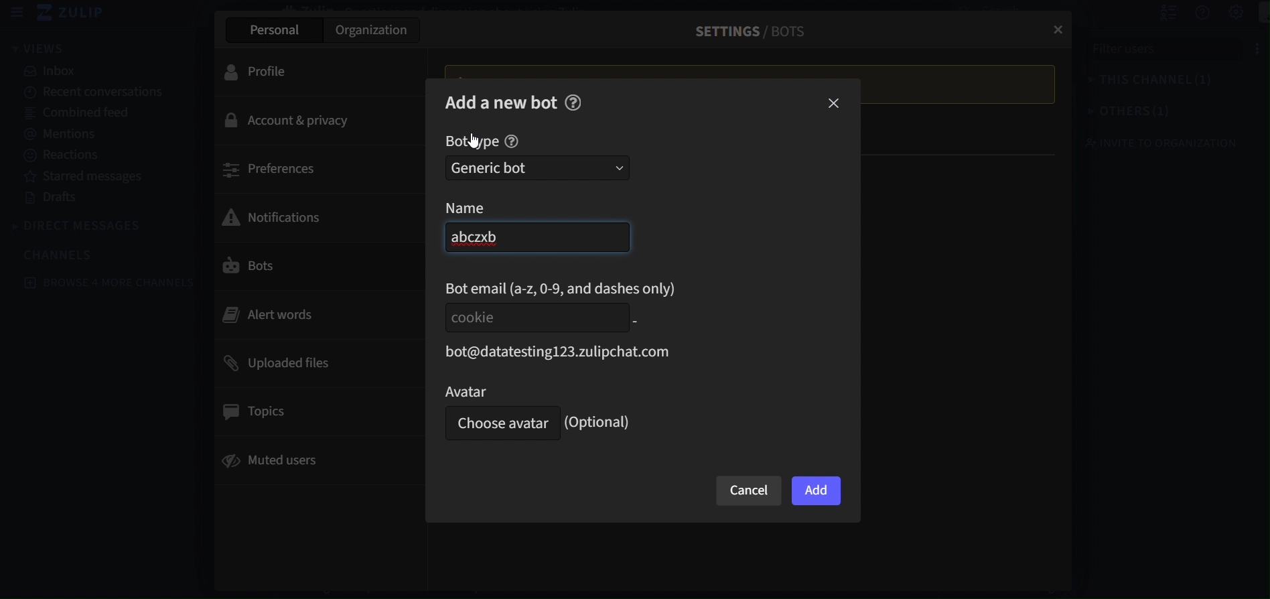 This screenshot has width=1270, height=599. What do you see at coordinates (573, 102) in the screenshot?
I see `help` at bounding box center [573, 102].